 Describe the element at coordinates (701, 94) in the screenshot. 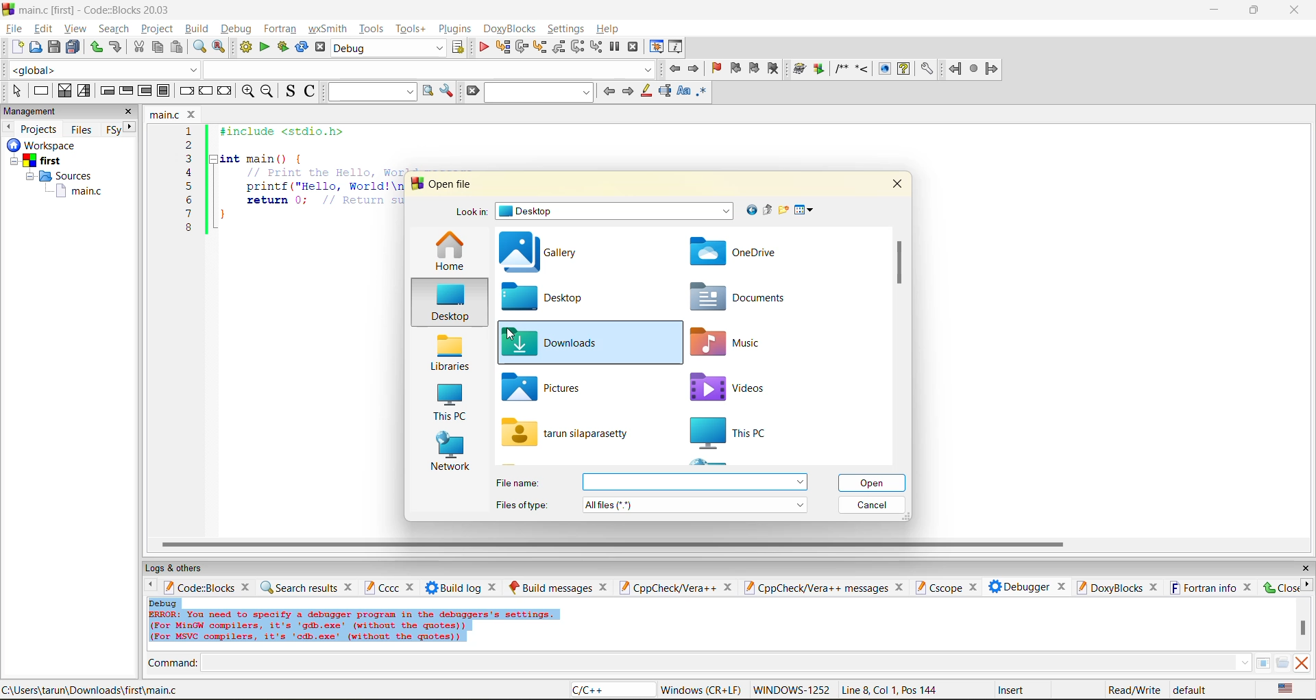

I see `use regex` at that location.